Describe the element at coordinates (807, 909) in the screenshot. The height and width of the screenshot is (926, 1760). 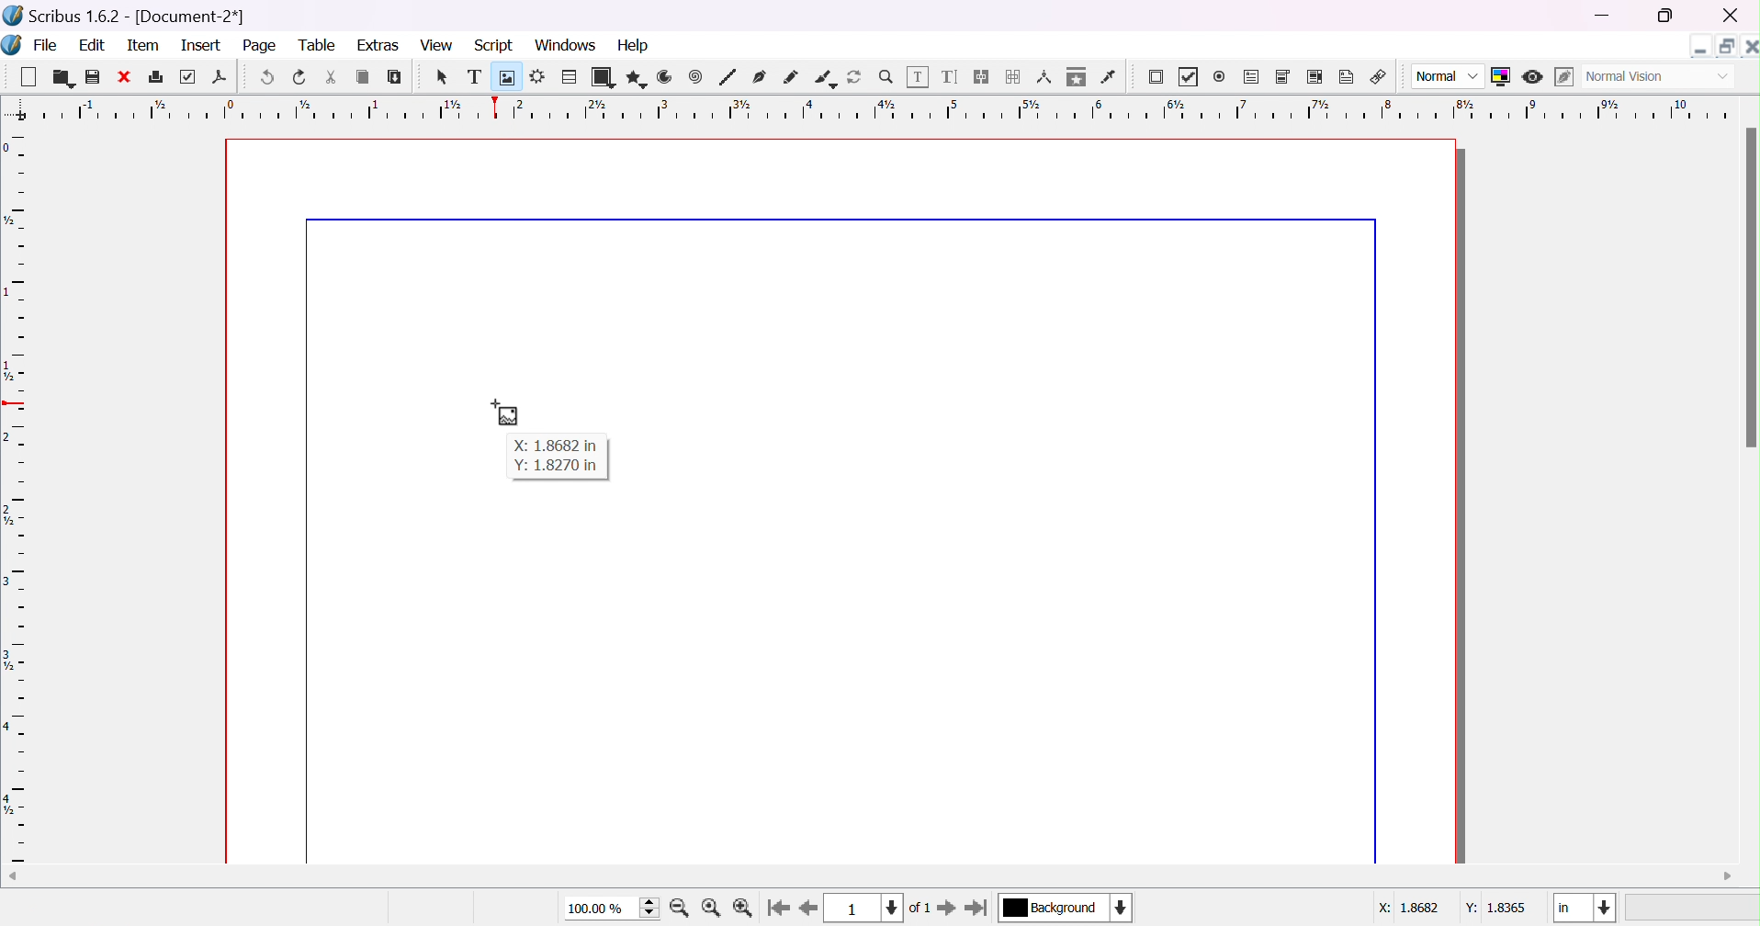
I see `go to previous page` at that location.